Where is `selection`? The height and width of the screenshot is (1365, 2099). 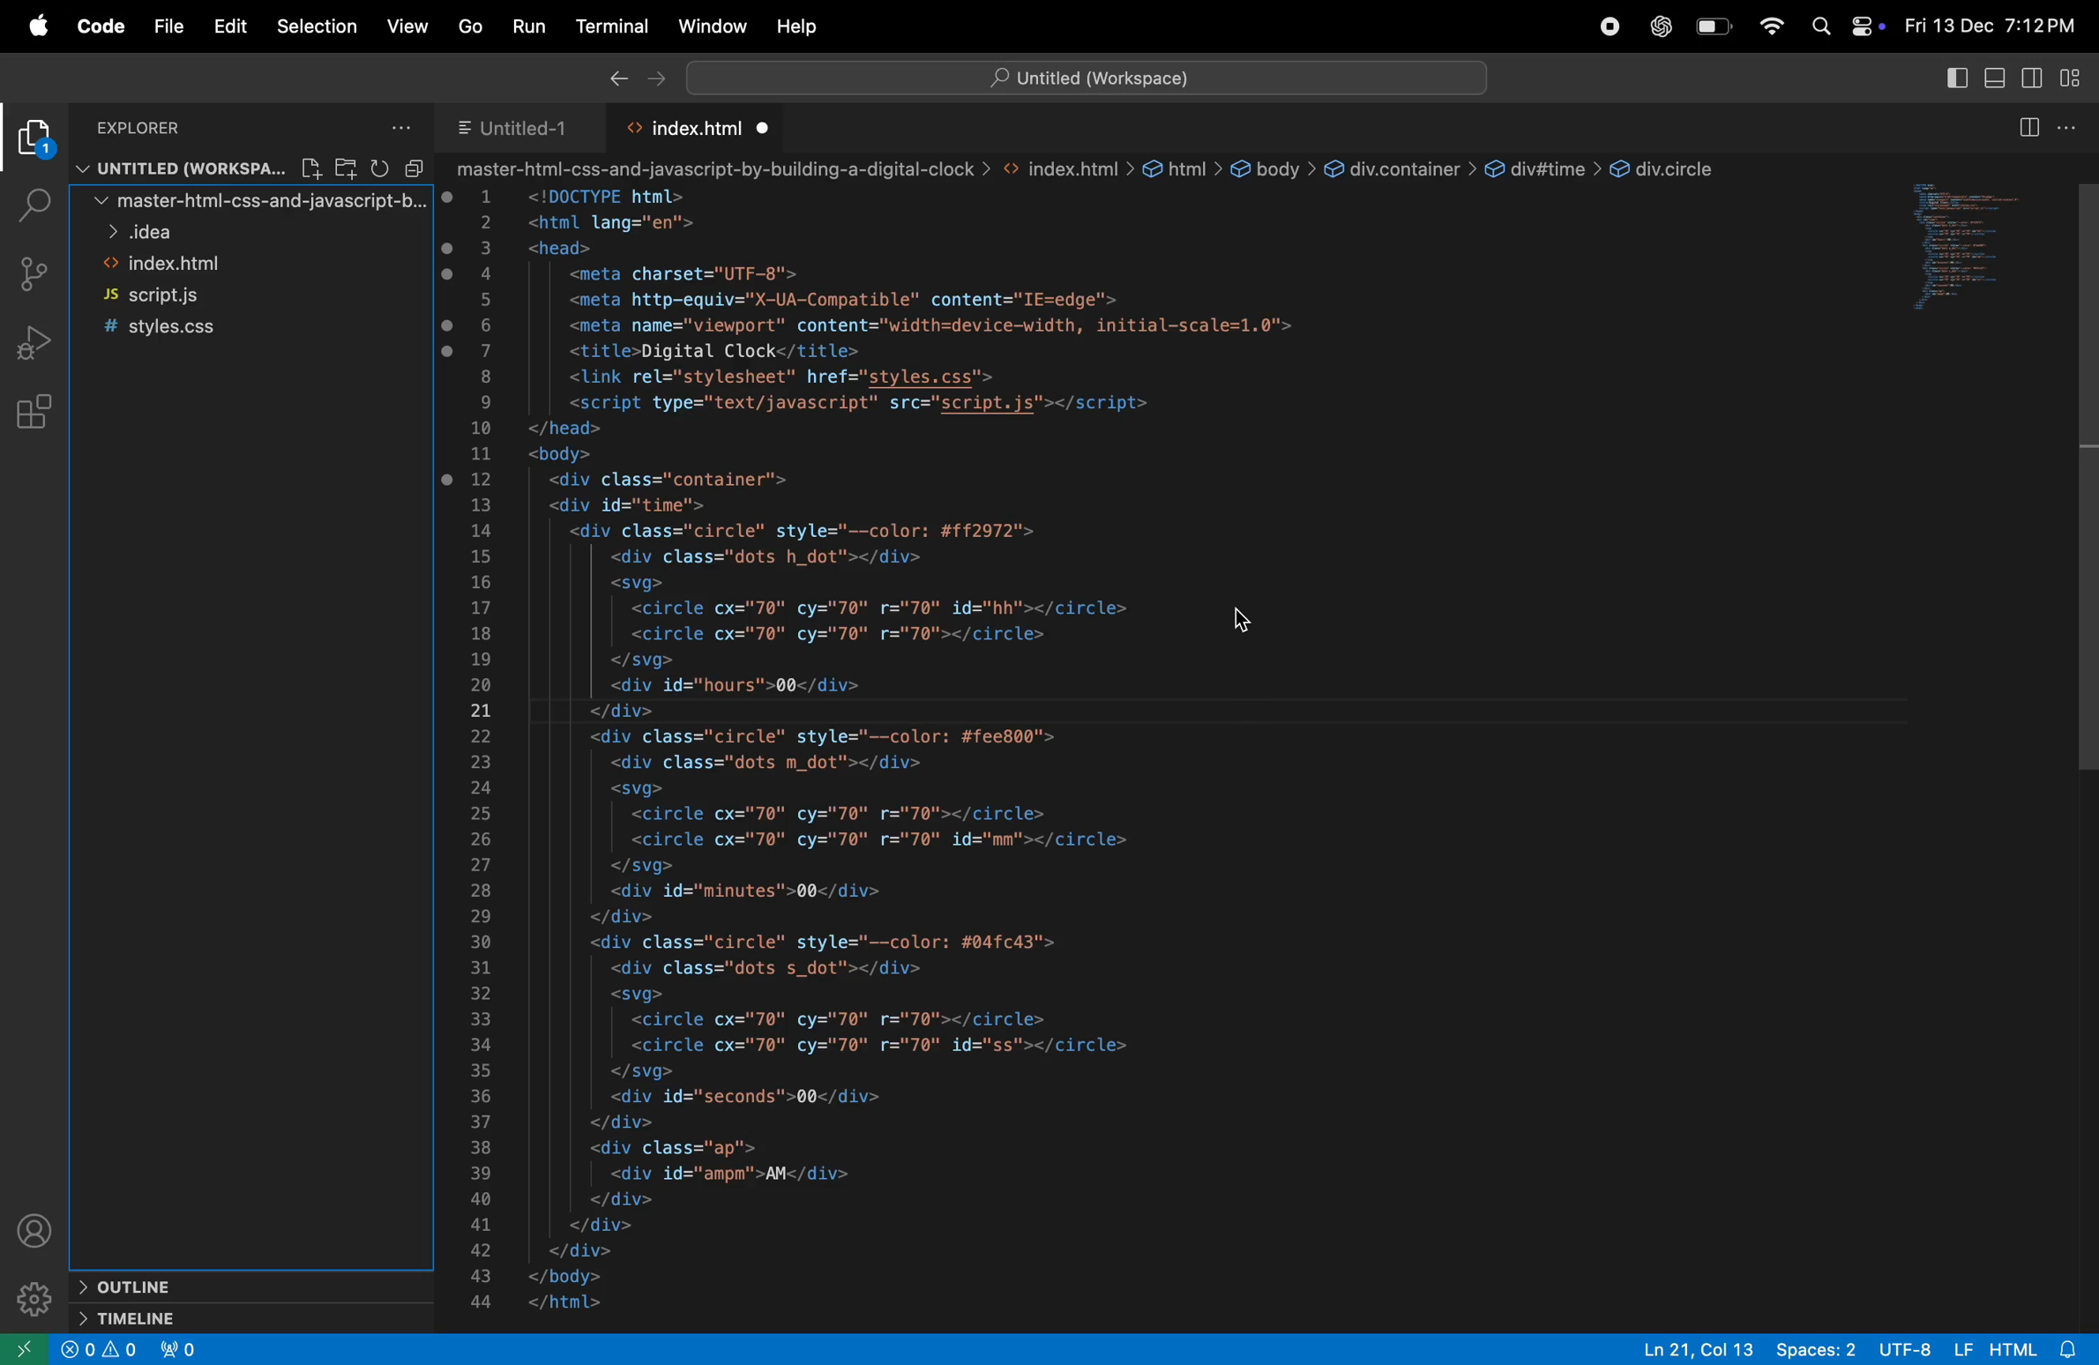 selection is located at coordinates (317, 24).